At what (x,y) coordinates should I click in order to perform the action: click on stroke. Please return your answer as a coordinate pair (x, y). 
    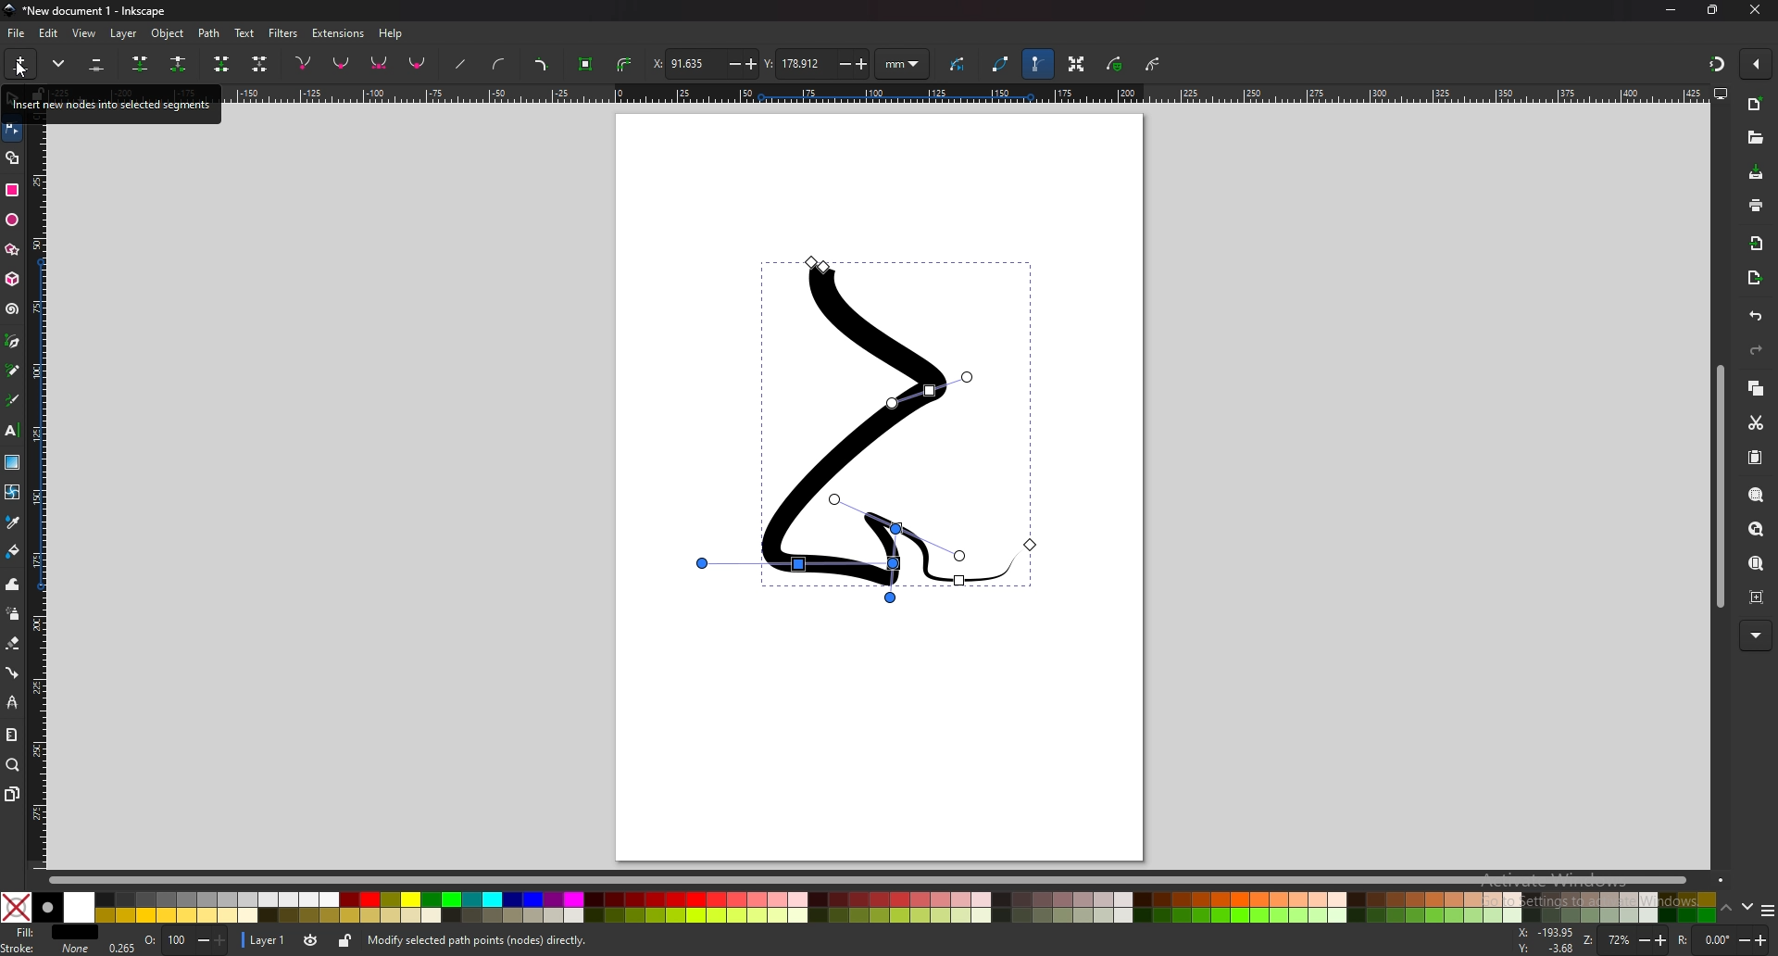
    Looking at the image, I should click on (45, 949).